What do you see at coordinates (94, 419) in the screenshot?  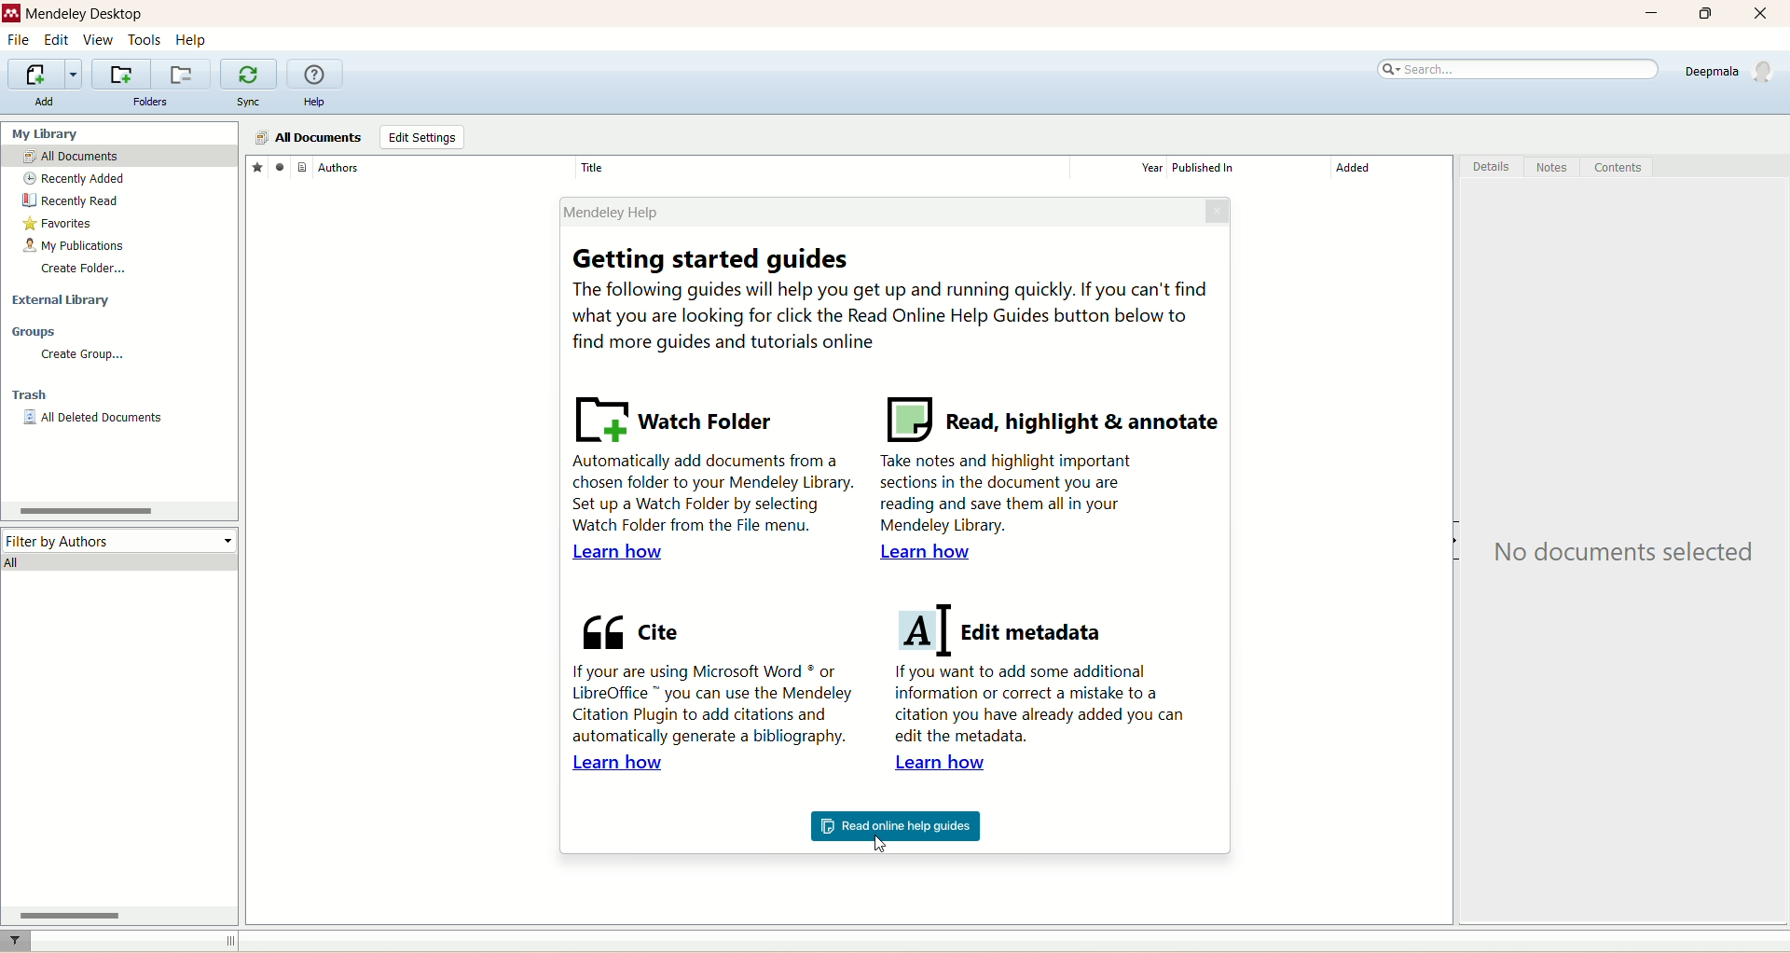 I see `all deleted material` at bounding box center [94, 419].